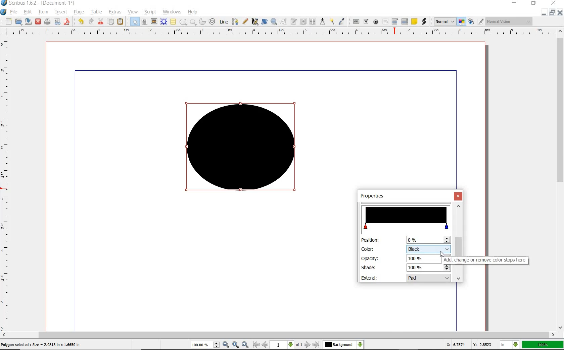  What do you see at coordinates (370, 240) in the screenshot?
I see `position` at bounding box center [370, 240].